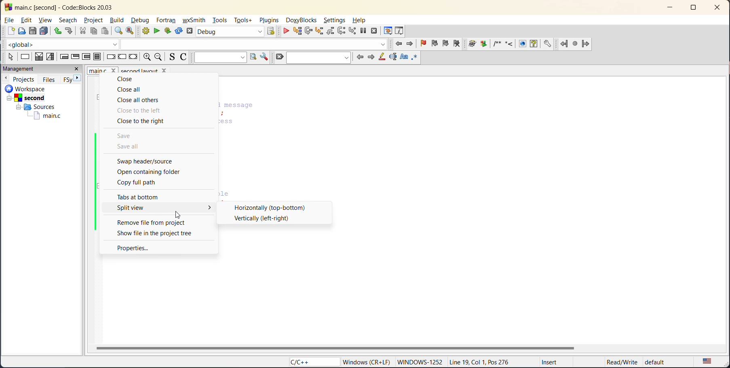 This screenshot has width=730, height=368. Describe the element at coordinates (445, 44) in the screenshot. I see `next bookmark` at that location.